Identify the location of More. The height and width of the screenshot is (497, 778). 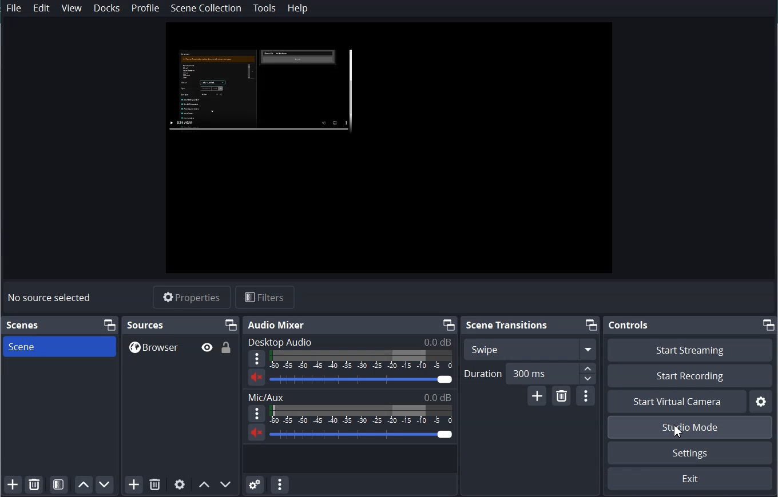
(257, 359).